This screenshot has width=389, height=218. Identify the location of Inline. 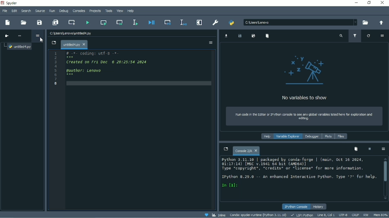
(219, 215).